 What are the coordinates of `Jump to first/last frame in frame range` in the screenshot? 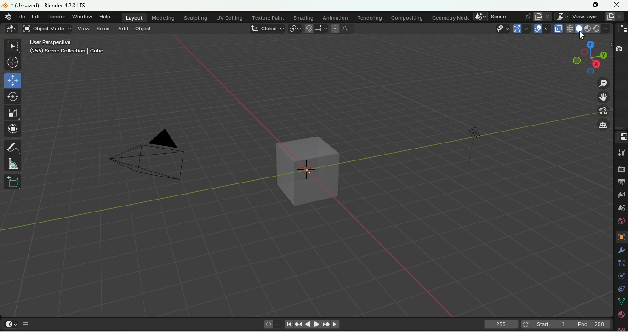 It's located at (336, 325).